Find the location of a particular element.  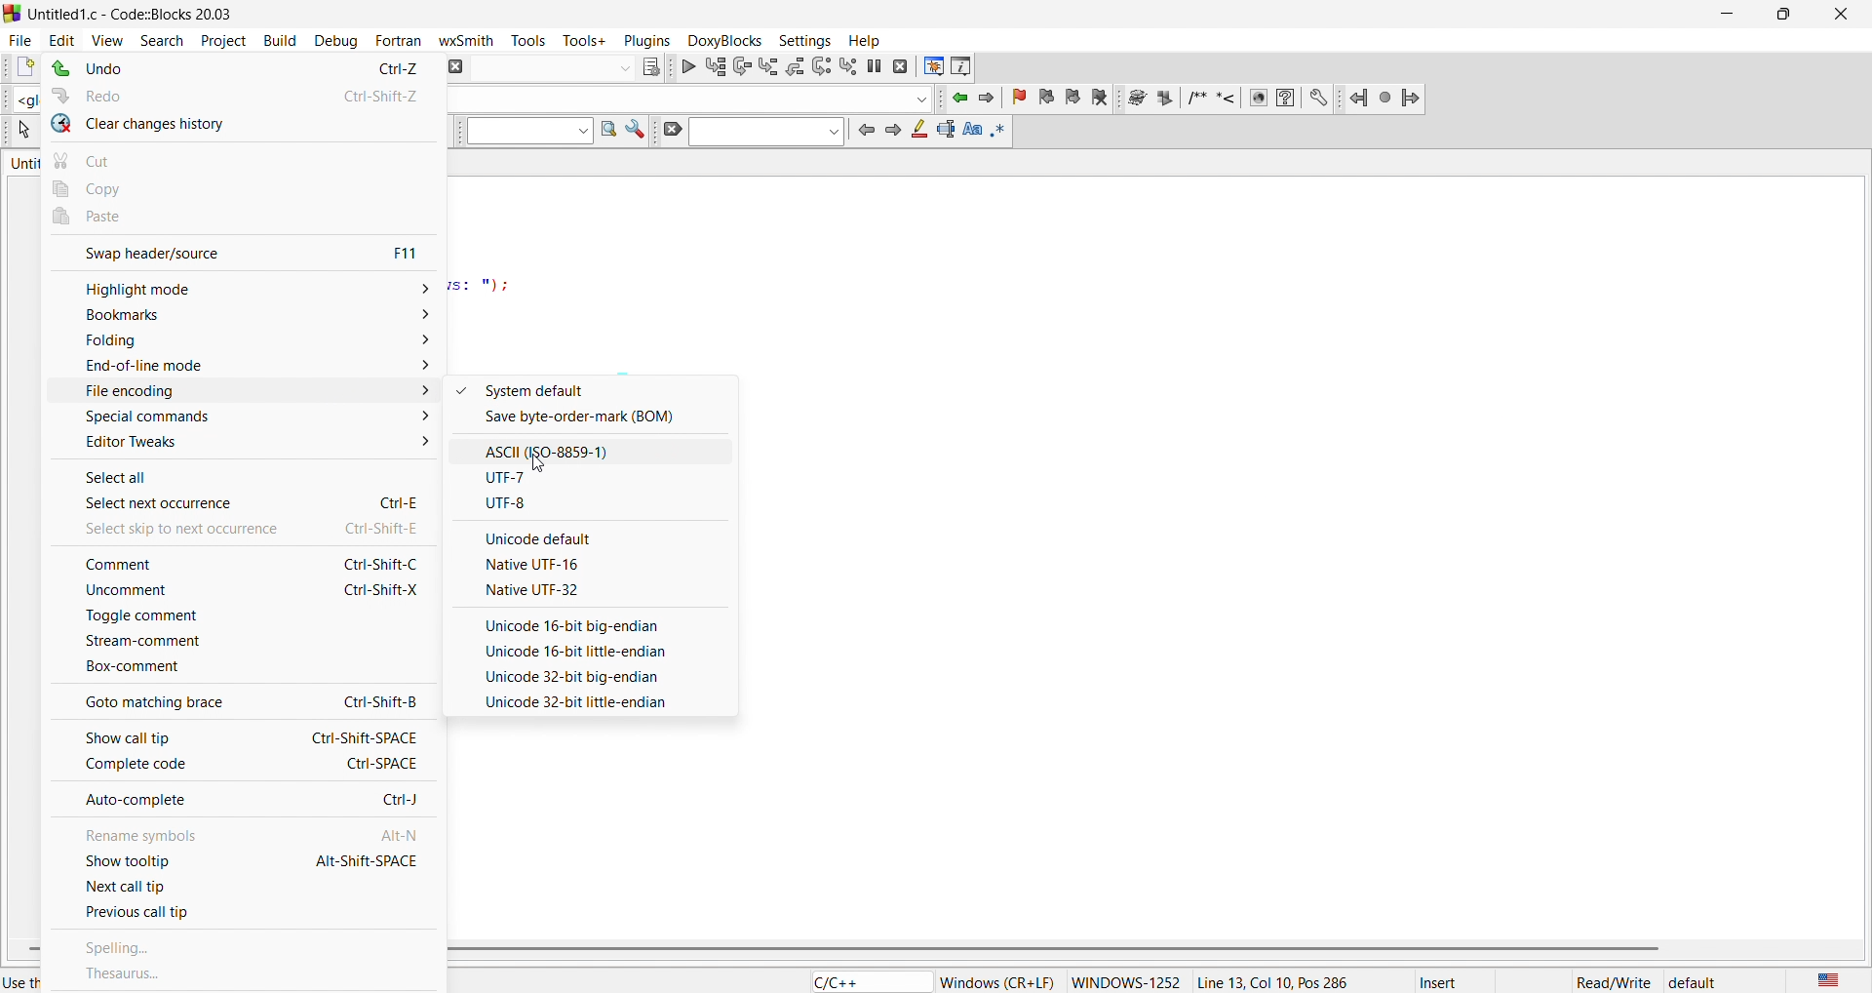

debug is located at coordinates (342, 45).